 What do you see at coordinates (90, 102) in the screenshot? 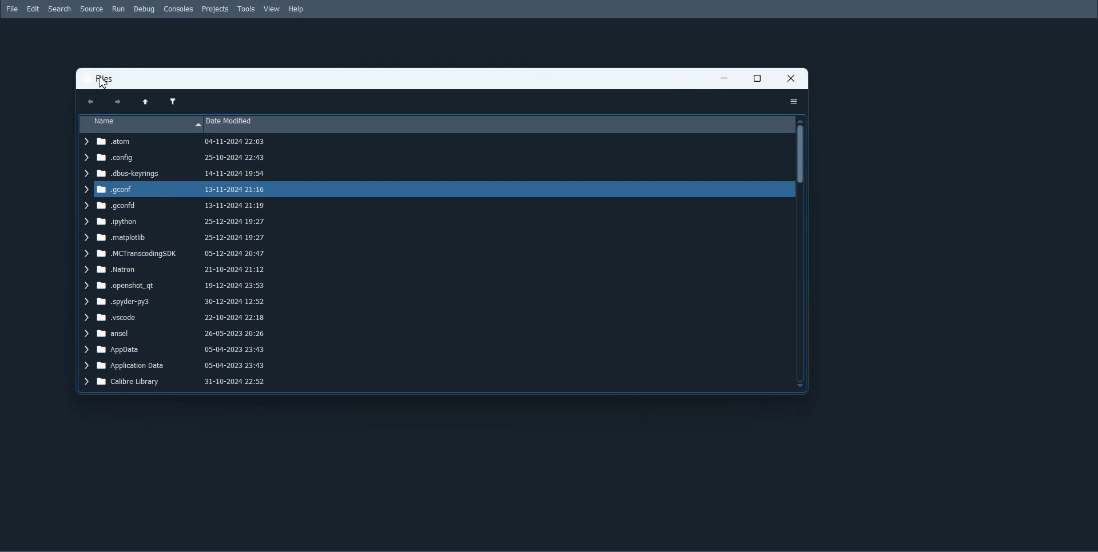
I see `Previous` at bounding box center [90, 102].